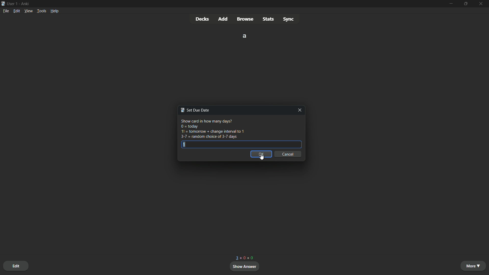 This screenshot has height=275, width=489. What do you see at coordinates (452, 4) in the screenshot?
I see `minimize` at bounding box center [452, 4].